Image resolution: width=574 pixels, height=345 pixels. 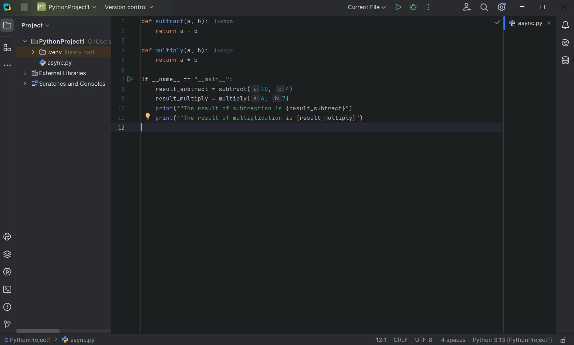 I want to click on version control, so click(x=132, y=8).